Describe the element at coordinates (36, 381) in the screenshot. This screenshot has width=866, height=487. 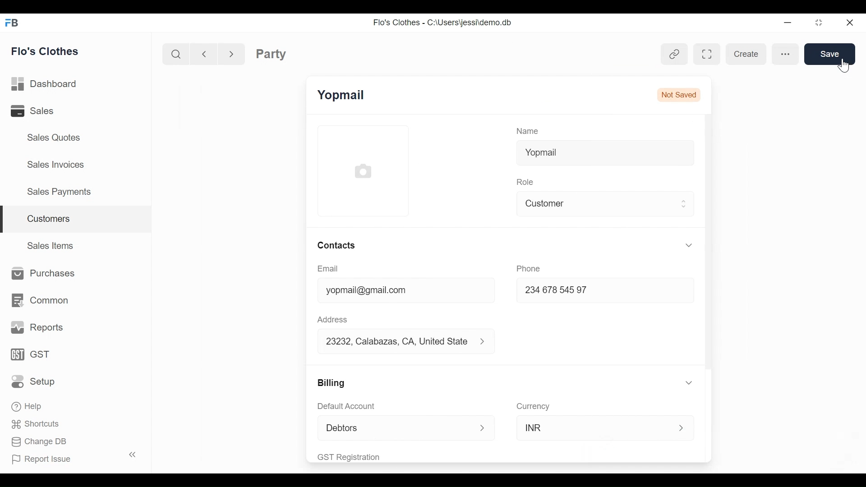
I see `Setup` at that location.